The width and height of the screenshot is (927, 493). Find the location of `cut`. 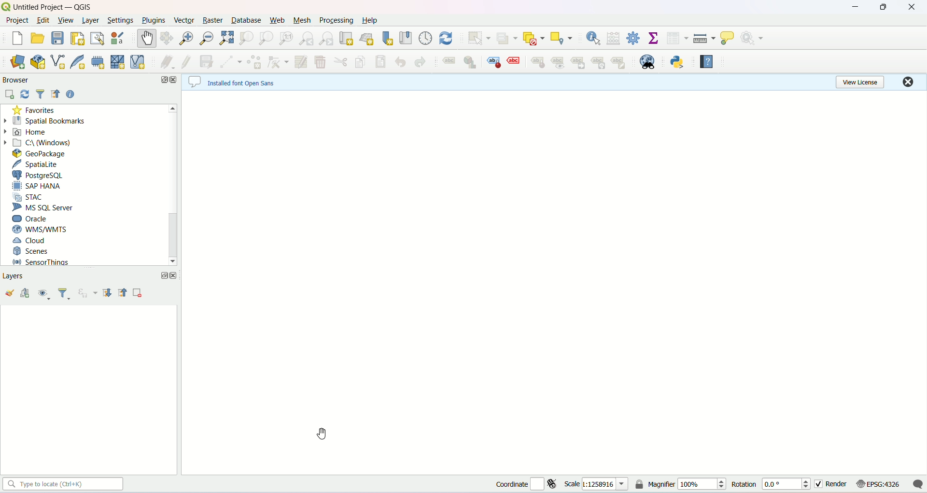

cut is located at coordinates (342, 63).